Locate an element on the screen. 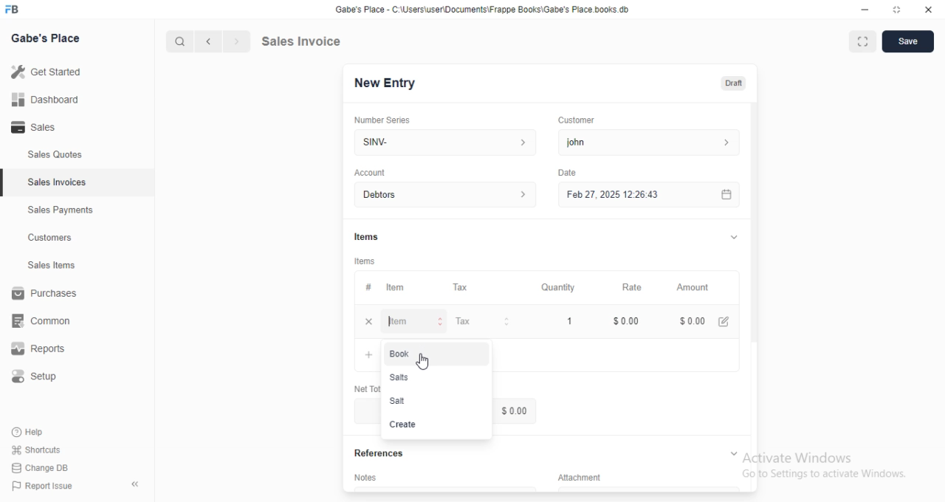  $0.00 is located at coordinates (627, 320).